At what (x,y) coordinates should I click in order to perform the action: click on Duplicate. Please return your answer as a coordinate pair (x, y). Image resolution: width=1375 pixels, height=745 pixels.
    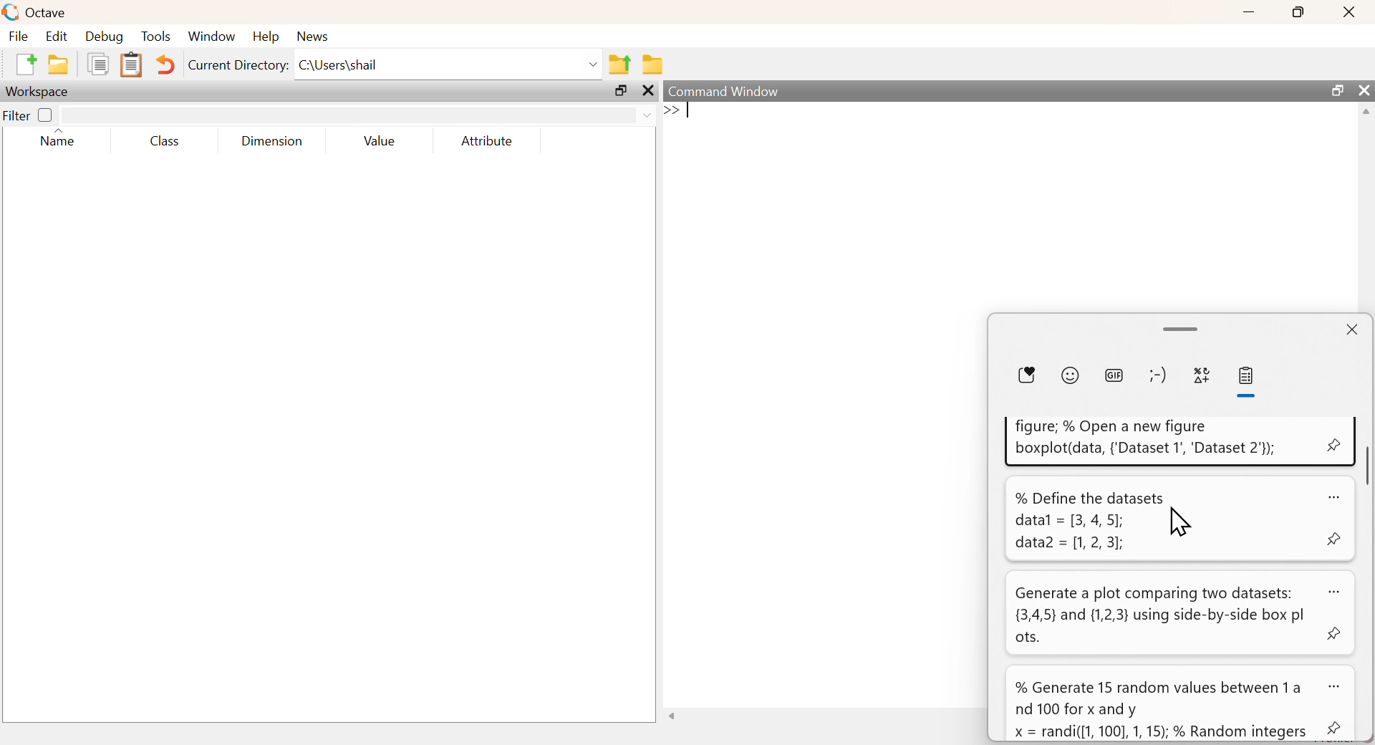
    Looking at the image, I should click on (97, 64).